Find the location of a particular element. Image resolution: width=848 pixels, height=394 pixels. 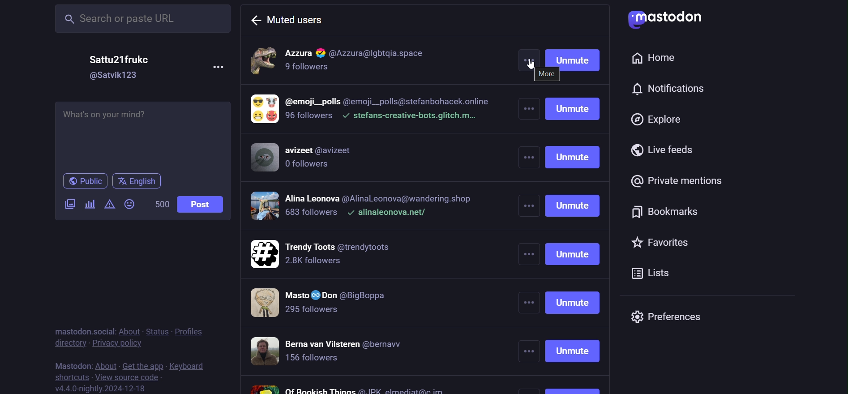

version is located at coordinates (100, 388).